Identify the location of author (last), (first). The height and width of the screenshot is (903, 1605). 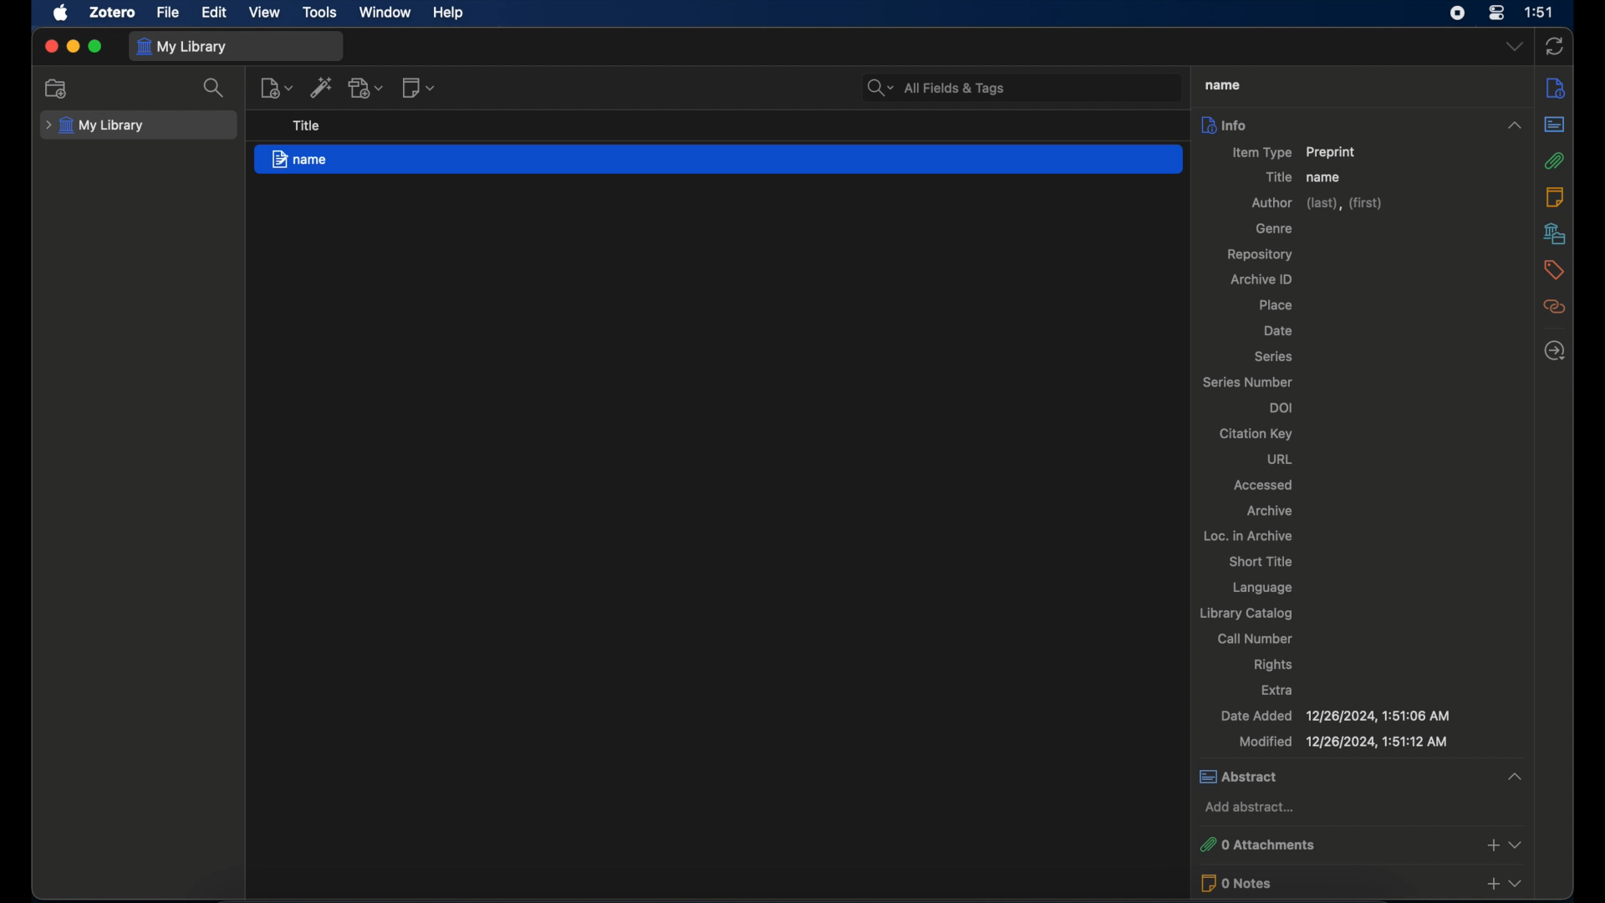
(1316, 203).